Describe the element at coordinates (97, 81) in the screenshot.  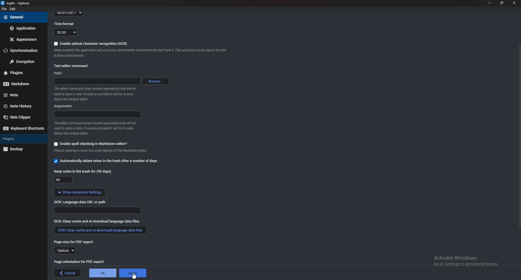
I see `path` at that location.